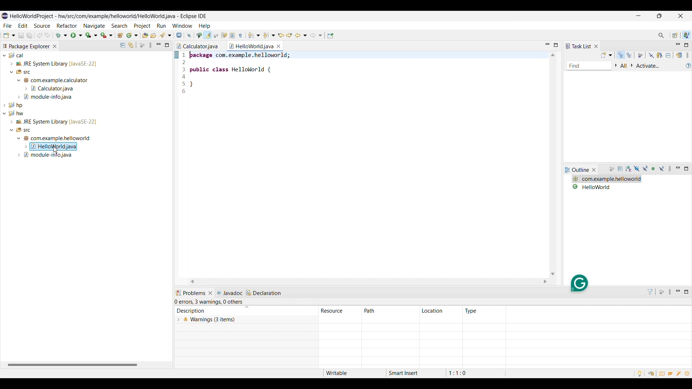  I want to click on Show whitespace characters, so click(241, 35).